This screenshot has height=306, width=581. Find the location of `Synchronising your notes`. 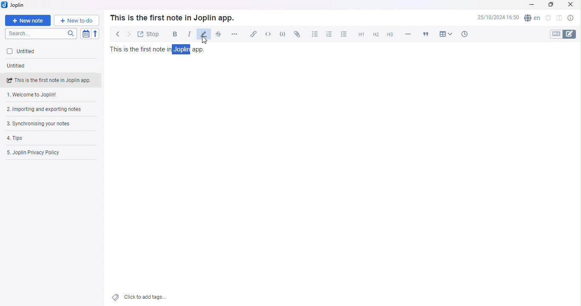

Synchronising your notes is located at coordinates (44, 123).